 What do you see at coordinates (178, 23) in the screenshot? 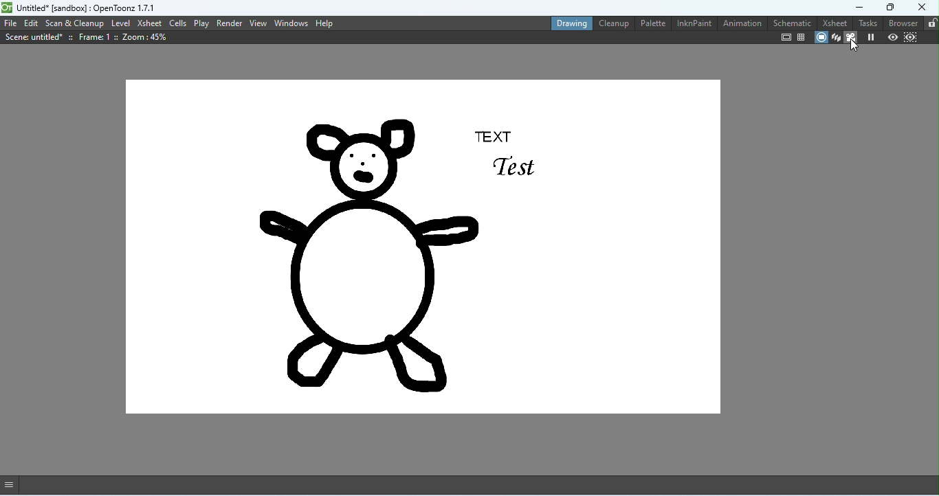
I see `cells` at bounding box center [178, 23].